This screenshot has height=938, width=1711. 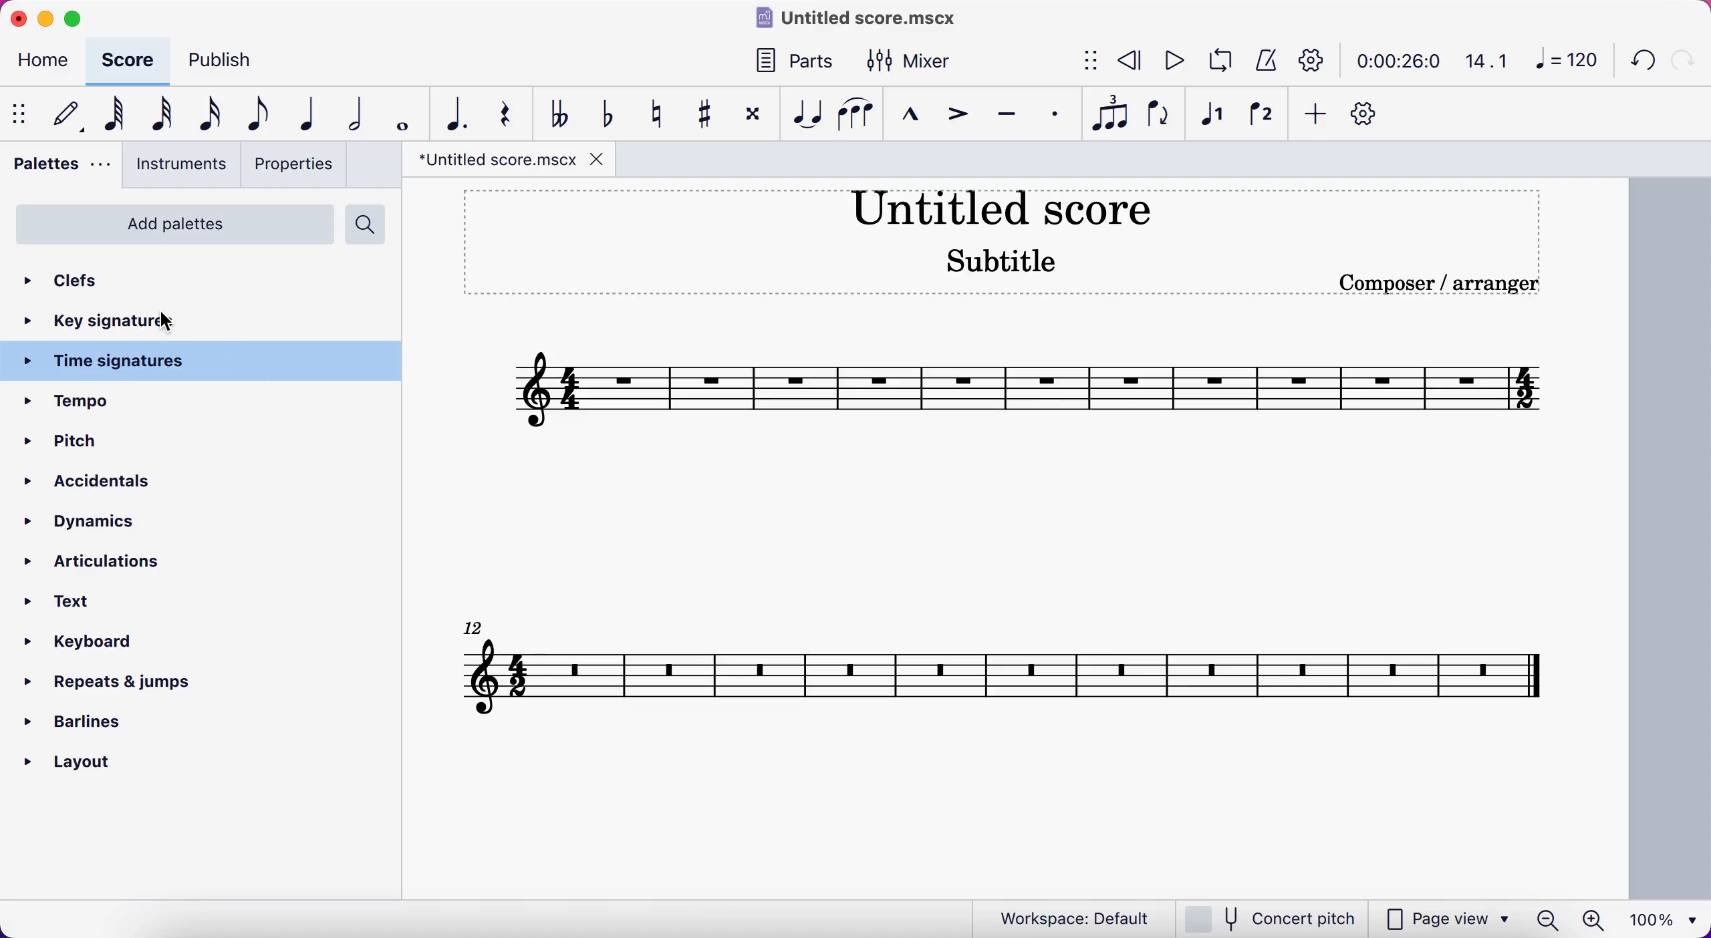 What do you see at coordinates (1308, 61) in the screenshot?
I see `playback settings` at bounding box center [1308, 61].